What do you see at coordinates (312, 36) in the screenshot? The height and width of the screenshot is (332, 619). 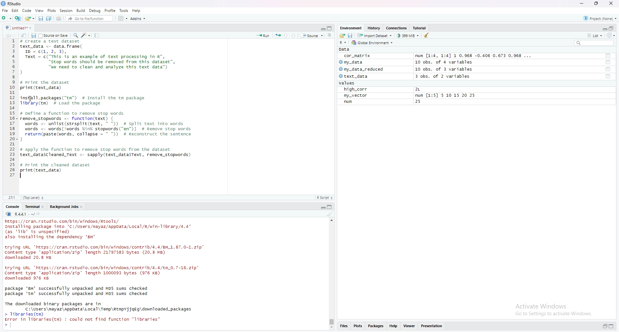 I see `source` at bounding box center [312, 36].